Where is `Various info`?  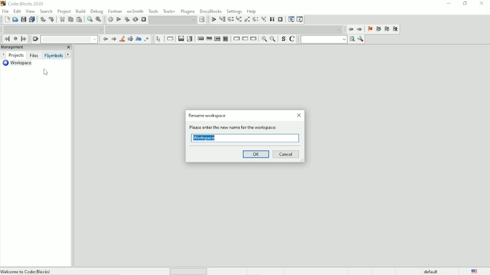
Various info is located at coordinates (300, 20).